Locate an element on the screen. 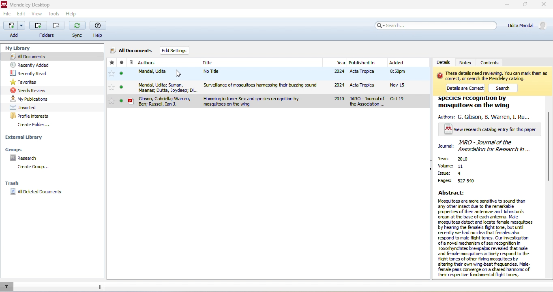  favorites toggle is located at coordinates (111, 101).